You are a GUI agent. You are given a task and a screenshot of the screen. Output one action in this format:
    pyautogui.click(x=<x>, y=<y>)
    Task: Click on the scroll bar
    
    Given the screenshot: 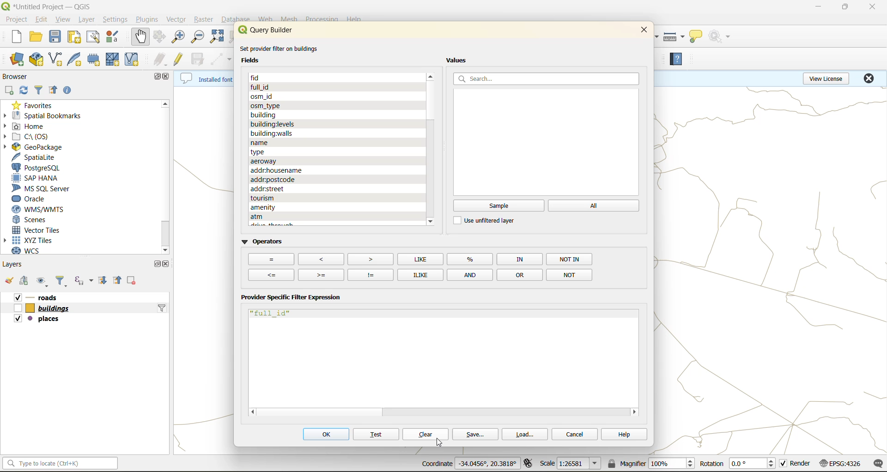 What is the action you would take?
    pyautogui.click(x=166, y=170)
    